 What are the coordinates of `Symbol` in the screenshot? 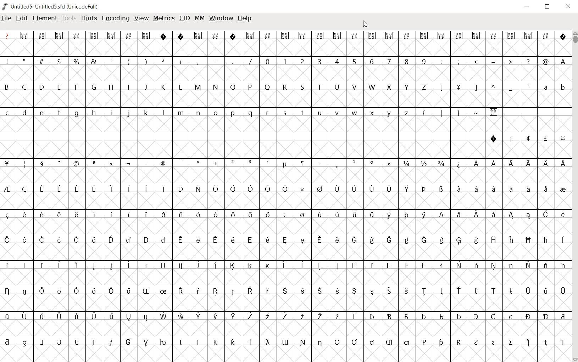 It's located at (285, 36).